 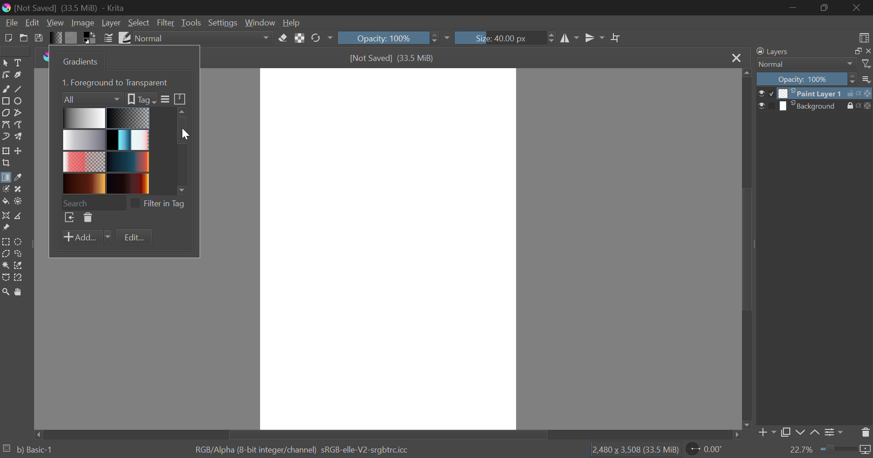 I want to click on Calligraphic Line, so click(x=17, y=75).